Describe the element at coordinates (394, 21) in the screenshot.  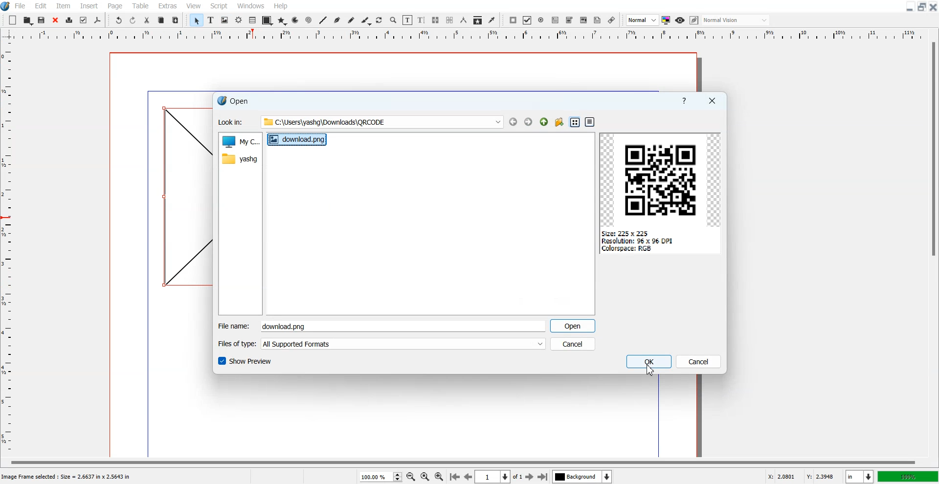
I see `Zoom in or Out` at that location.